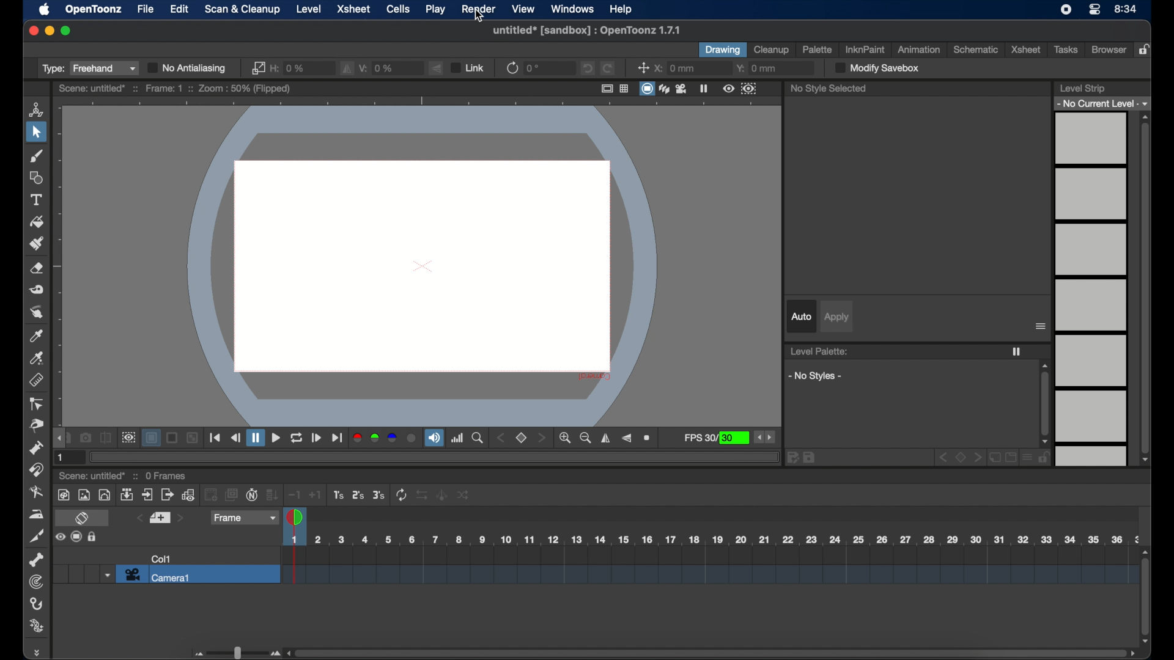  What do you see at coordinates (347, 68) in the screenshot?
I see `fill horizontally` at bounding box center [347, 68].